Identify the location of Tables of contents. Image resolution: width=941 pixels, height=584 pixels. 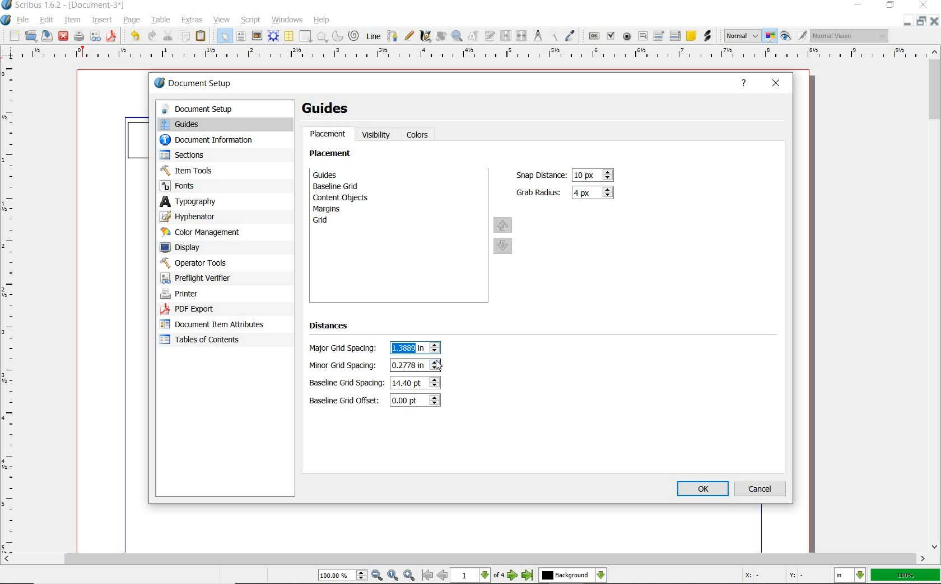
(206, 341).